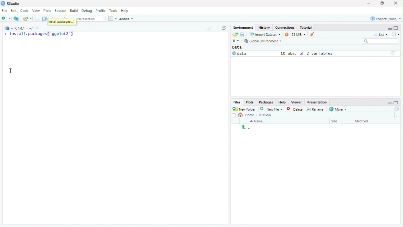  Describe the element at coordinates (389, 102) in the screenshot. I see `minimize` at that location.